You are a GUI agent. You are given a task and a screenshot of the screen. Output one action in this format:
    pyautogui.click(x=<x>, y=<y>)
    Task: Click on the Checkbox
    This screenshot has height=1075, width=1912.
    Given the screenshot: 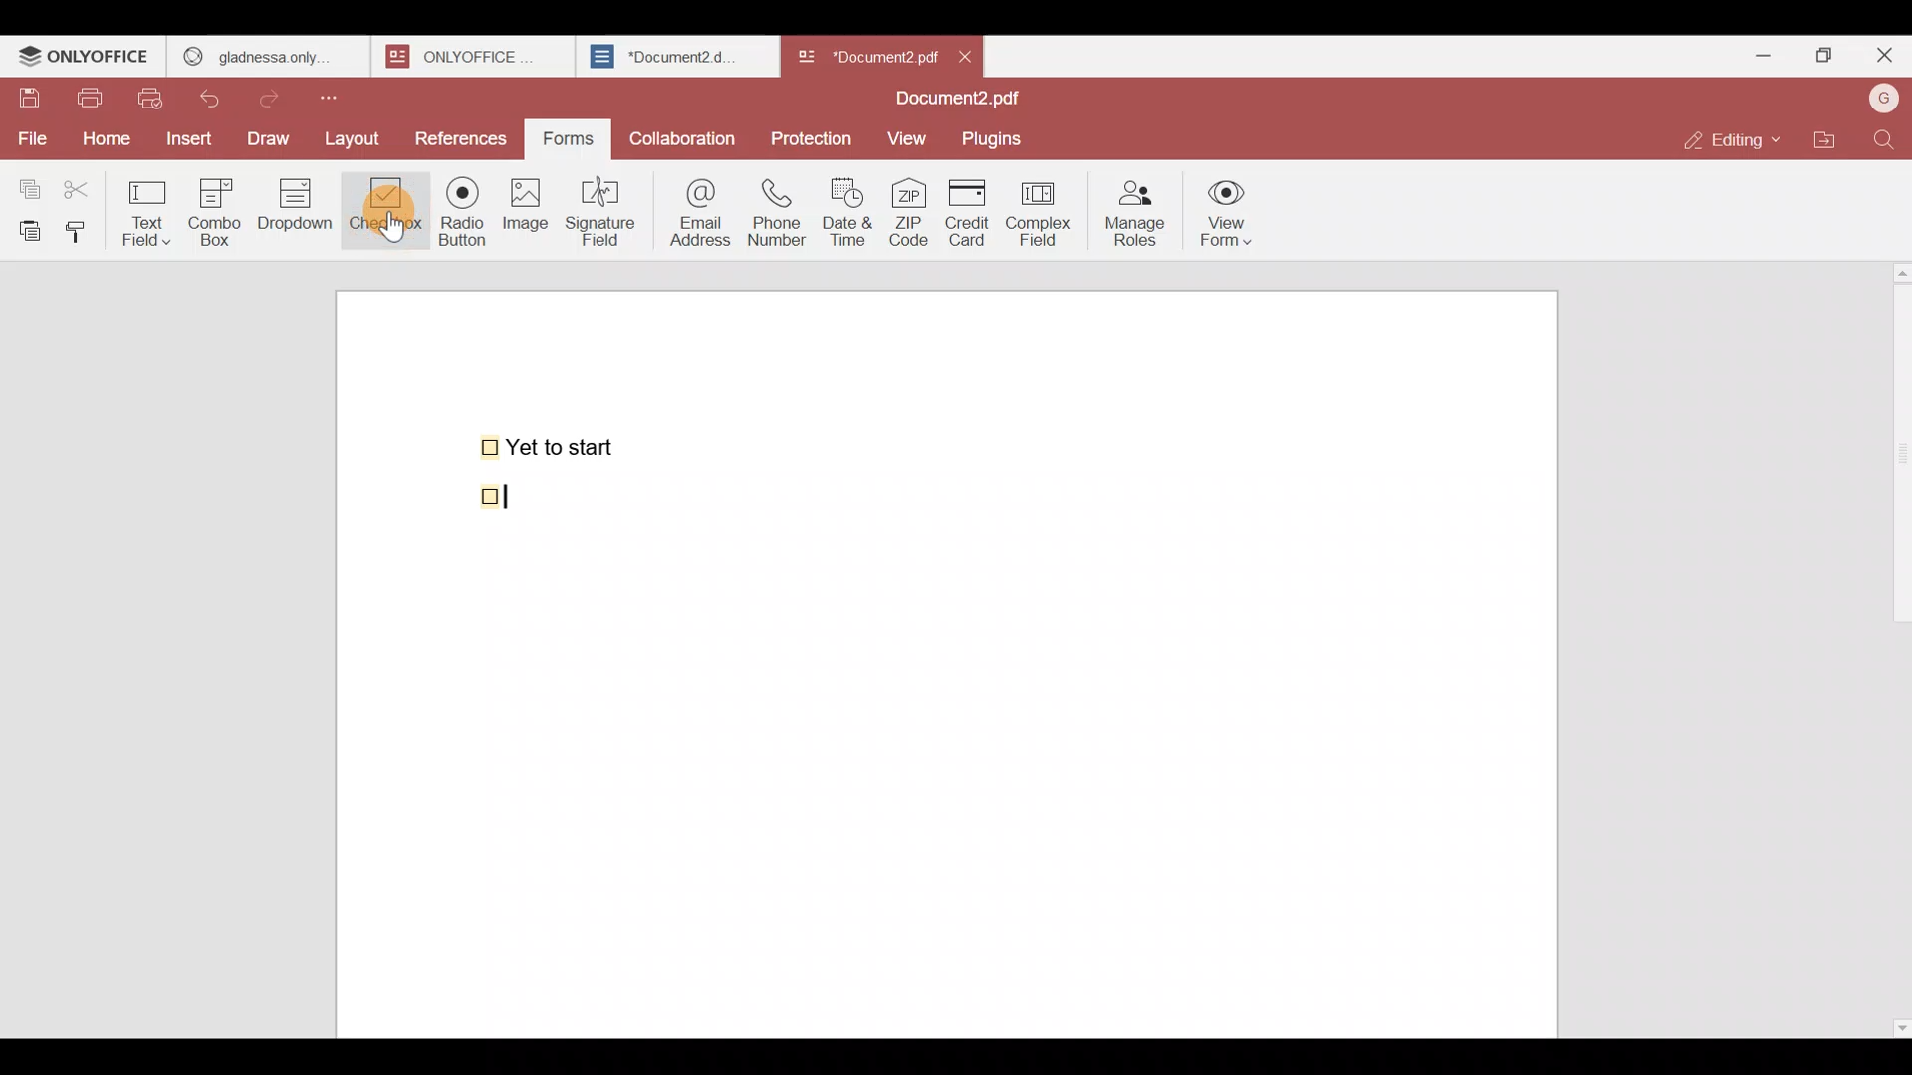 What is the action you would take?
    pyautogui.click(x=381, y=210)
    